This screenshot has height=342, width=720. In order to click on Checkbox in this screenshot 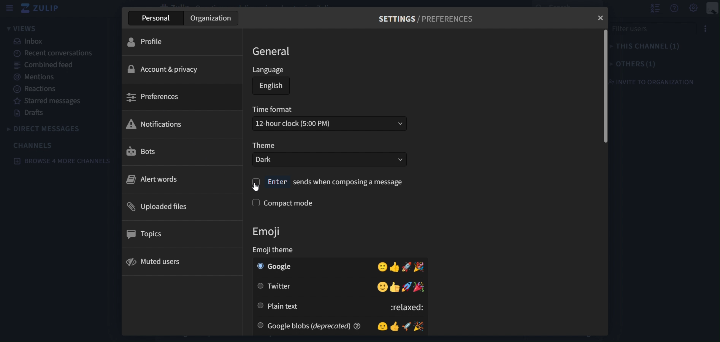, I will do `click(260, 326)`.